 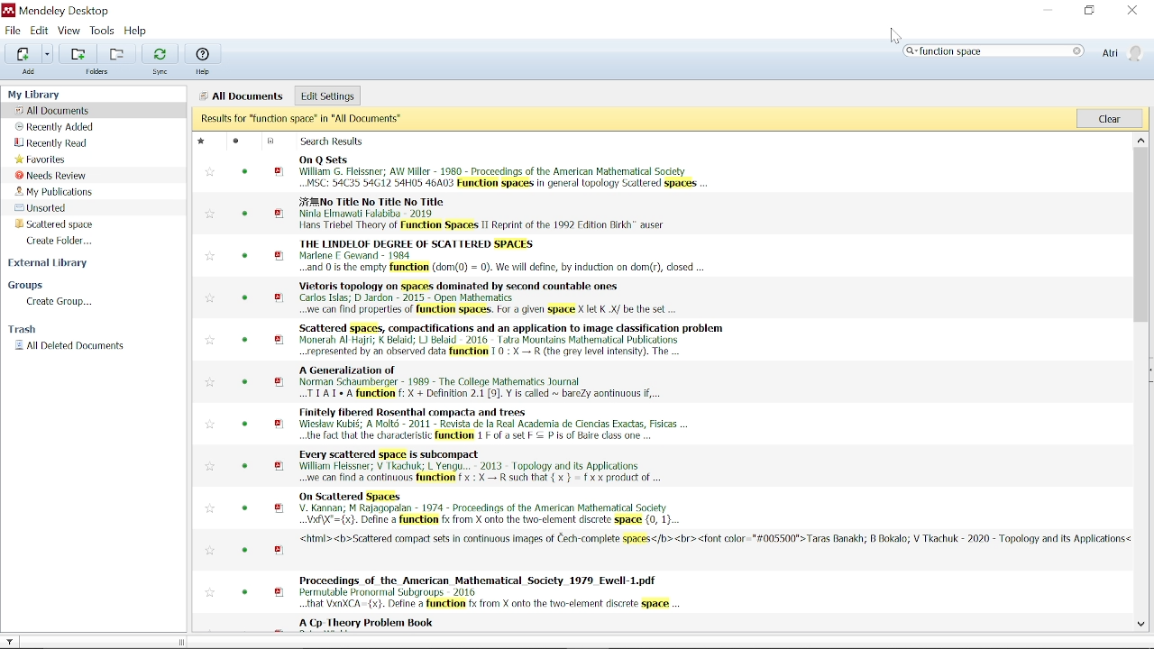 What do you see at coordinates (56, 127) in the screenshot?
I see `recently added` at bounding box center [56, 127].